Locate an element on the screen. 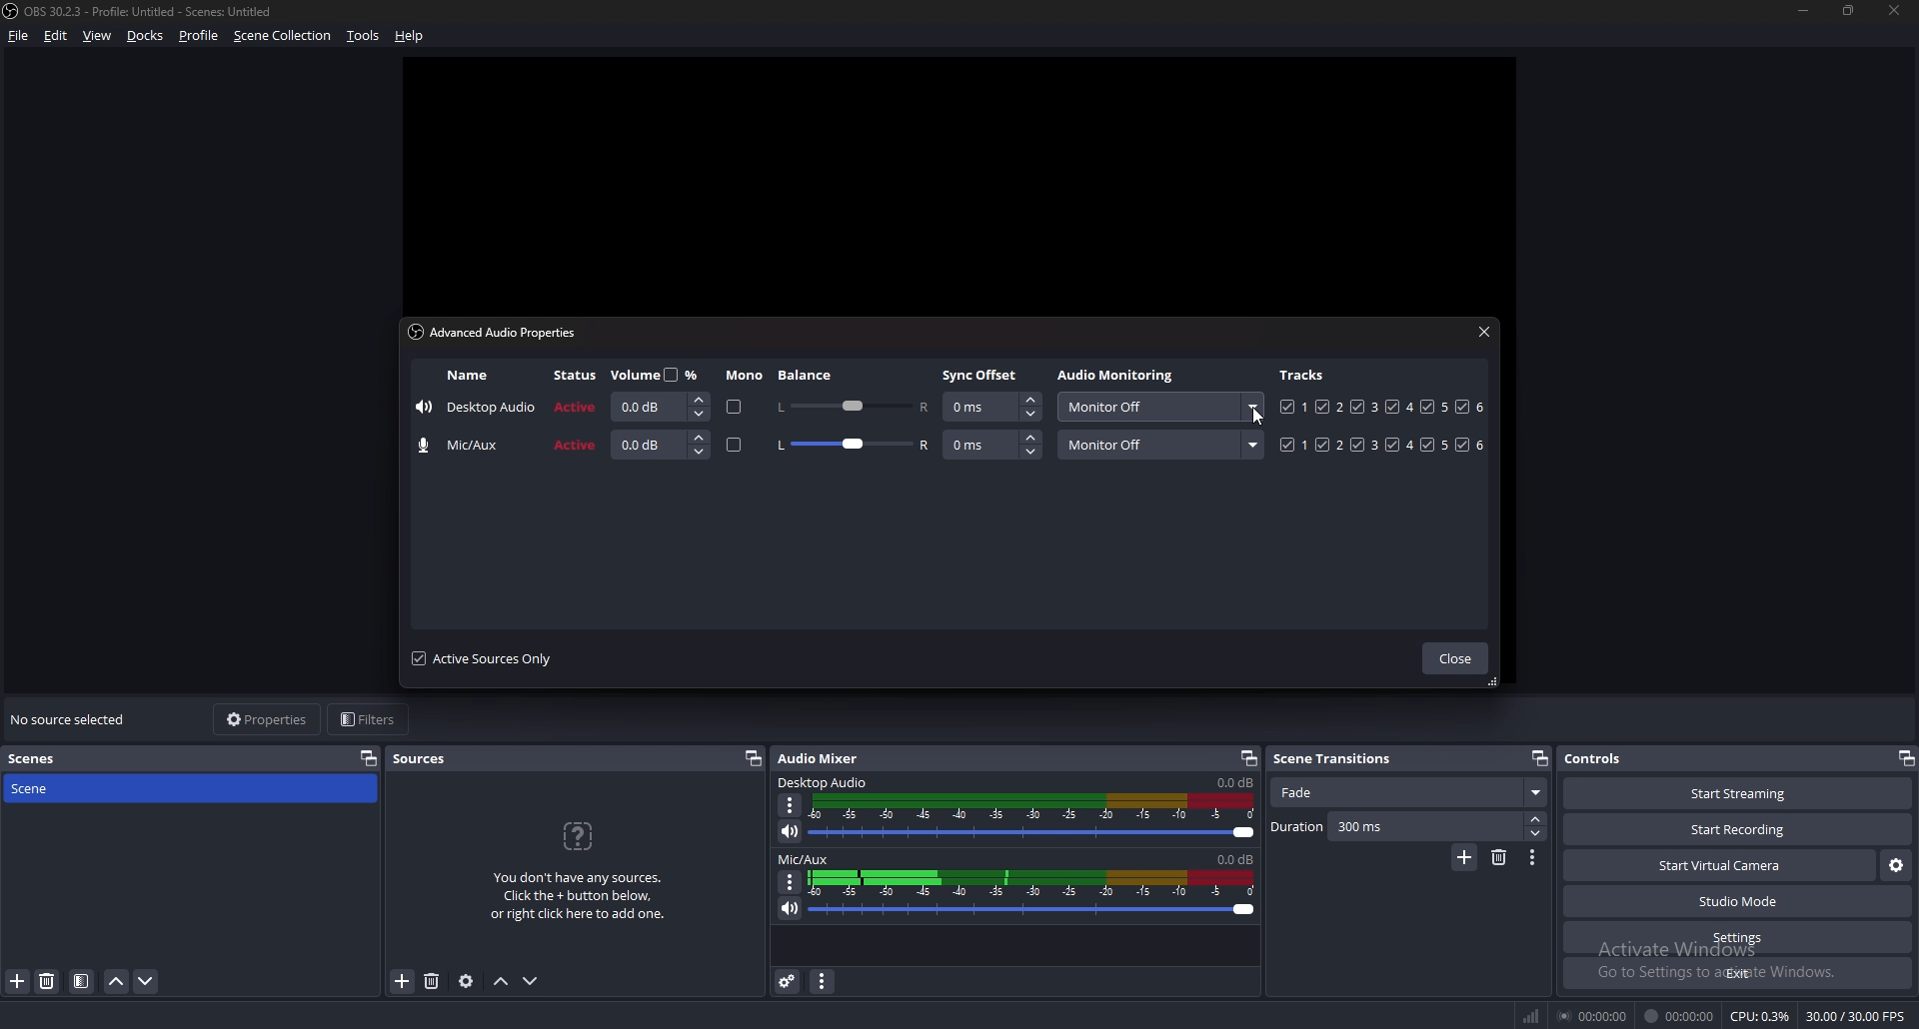  mute is located at coordinates (791, 831).